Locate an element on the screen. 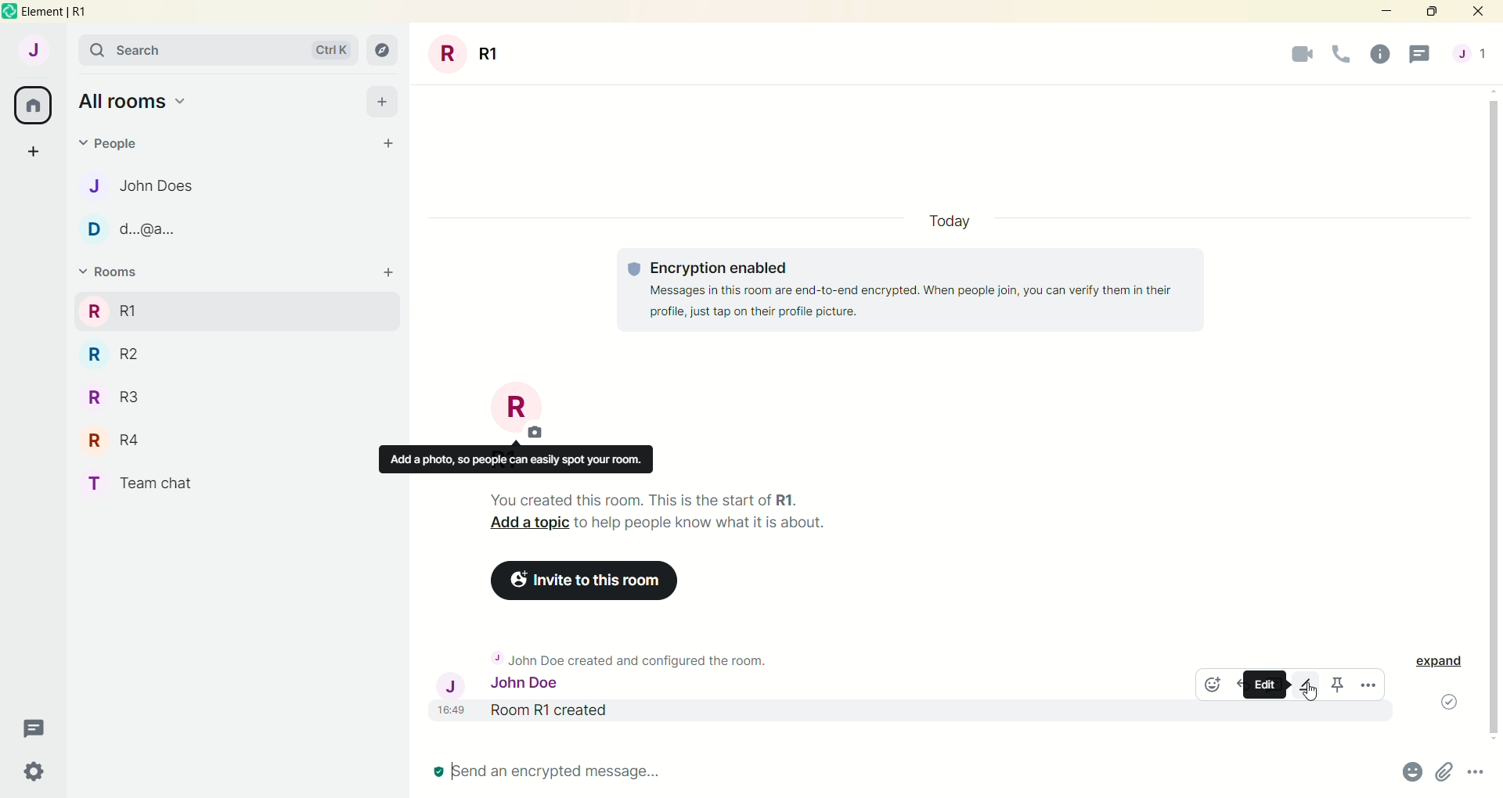 The height and width of the screenshot is (798, 1503). Add a photo, so people can easily spot your room. is located at coordinates (518, 459).